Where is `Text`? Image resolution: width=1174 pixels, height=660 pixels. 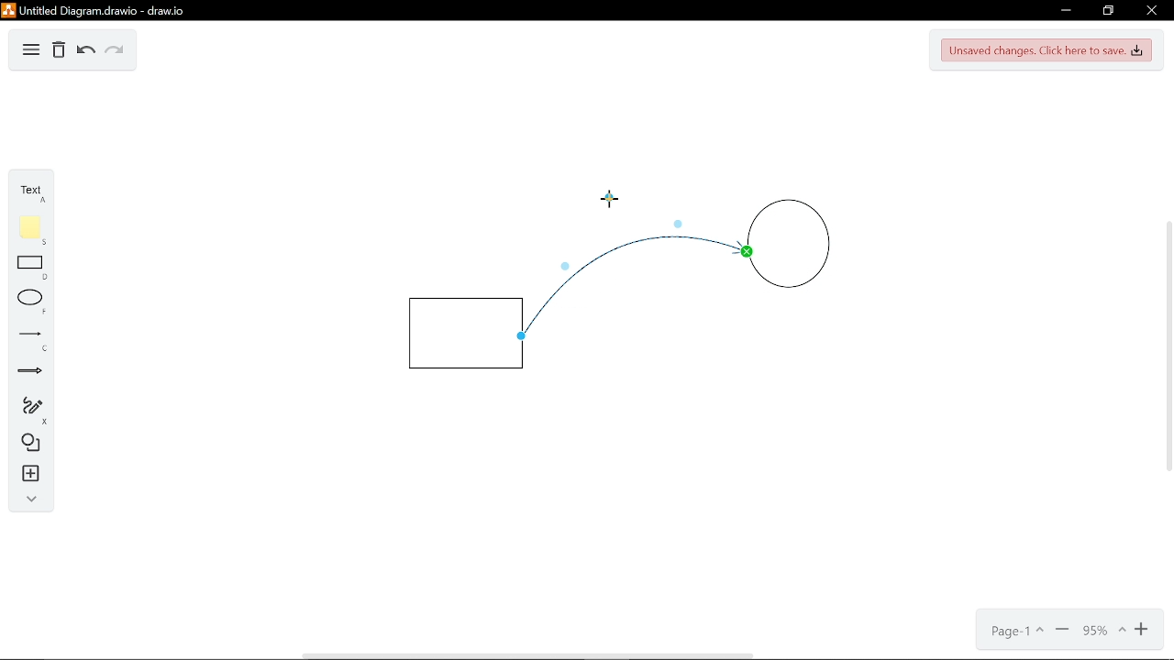 Text is located at coordinates (32, 192).